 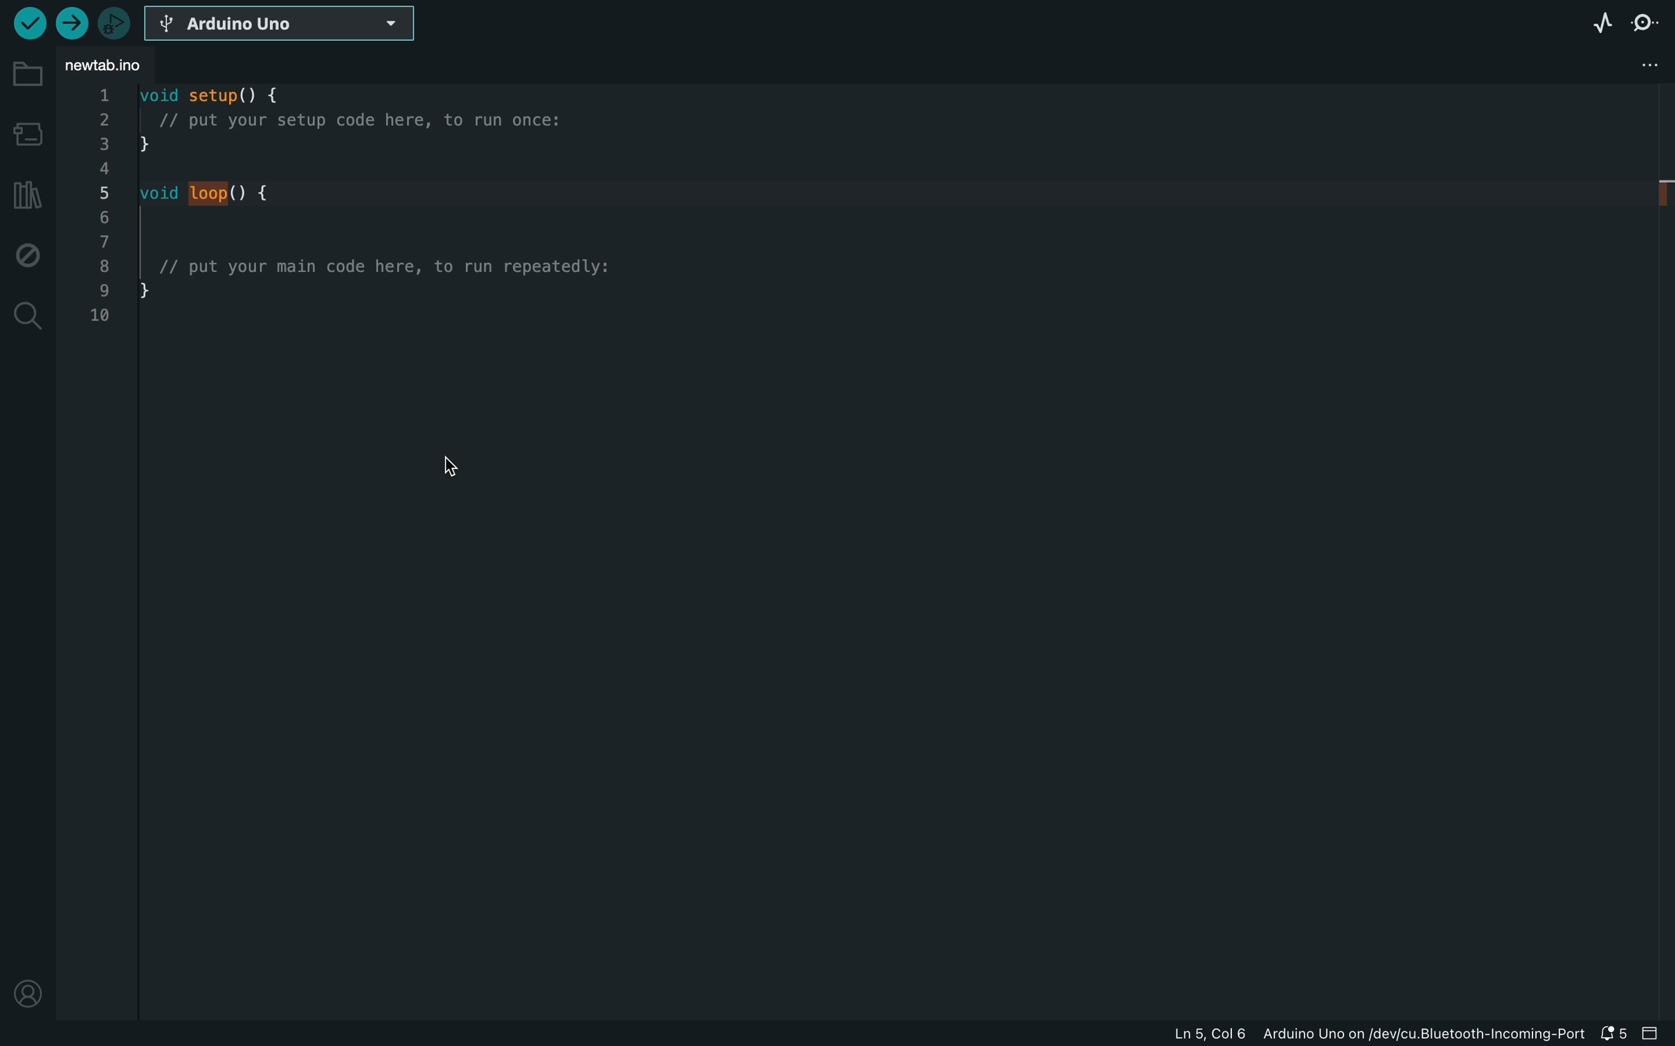 What do you see at coordinates (359, 237) in the screenshot?
I see `code` at bounding box center [359, 237].